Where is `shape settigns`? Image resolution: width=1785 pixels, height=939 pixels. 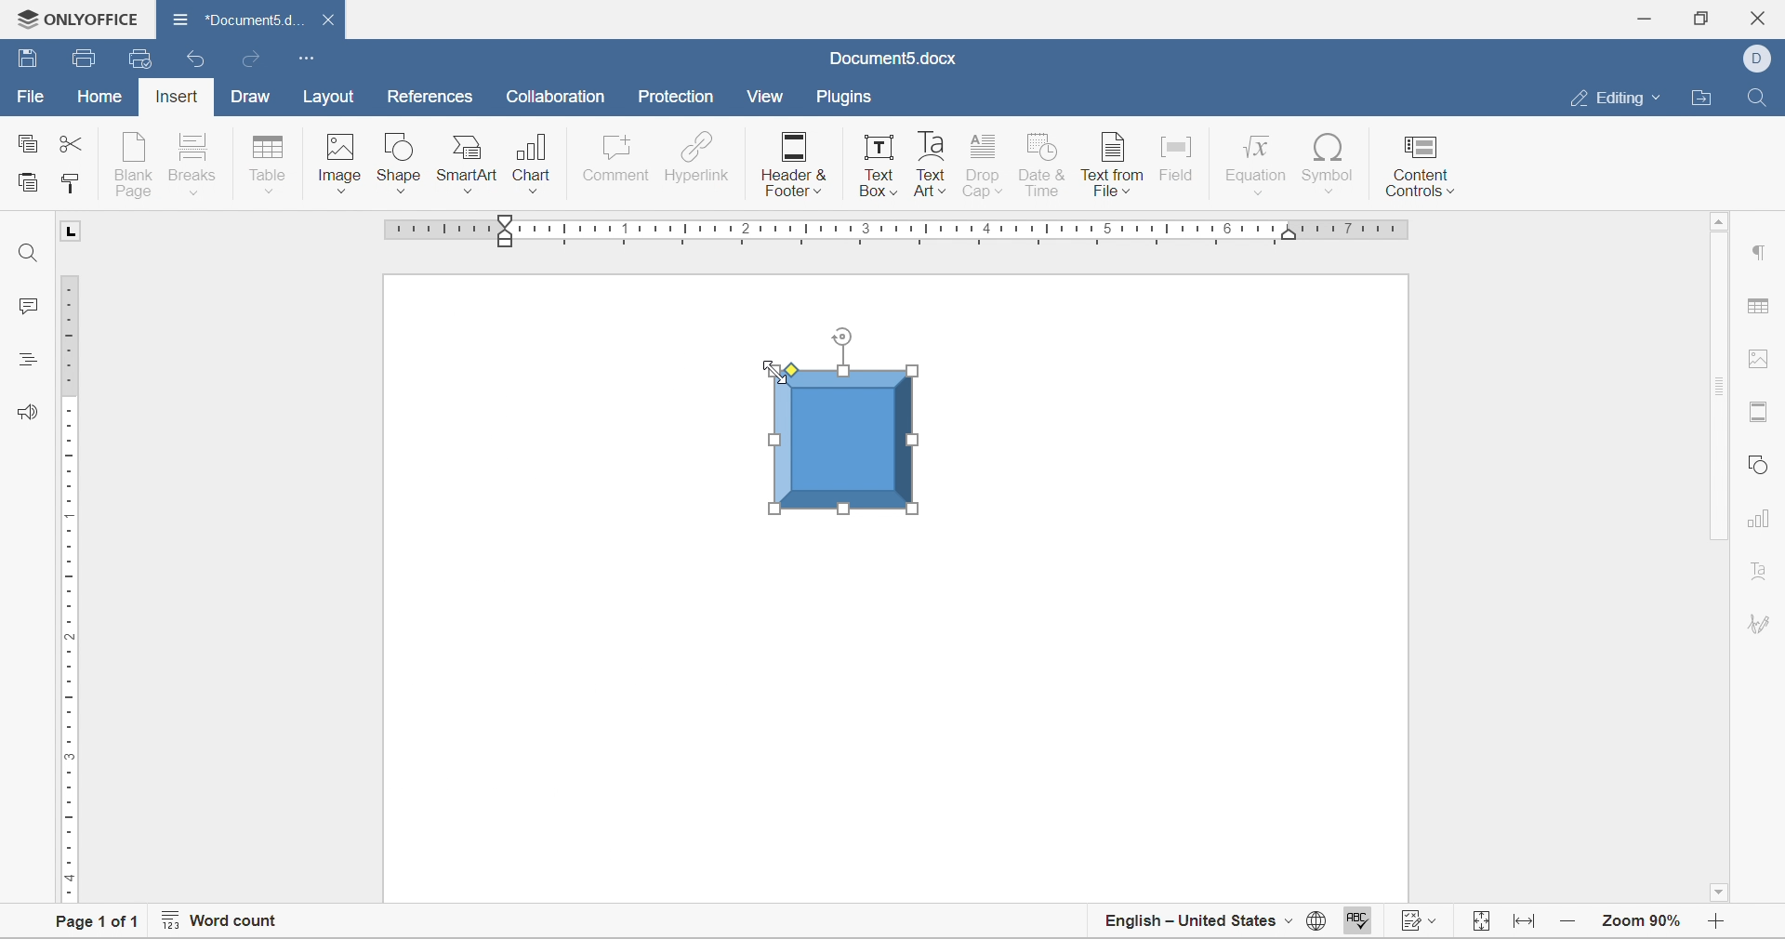 shape settigns is located at coordinates (1760, 461).